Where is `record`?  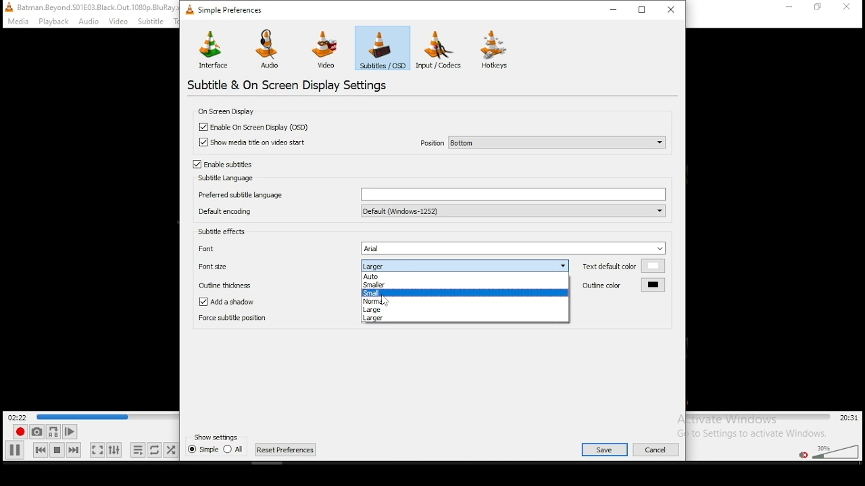 record is located at coordinates (18, 432).